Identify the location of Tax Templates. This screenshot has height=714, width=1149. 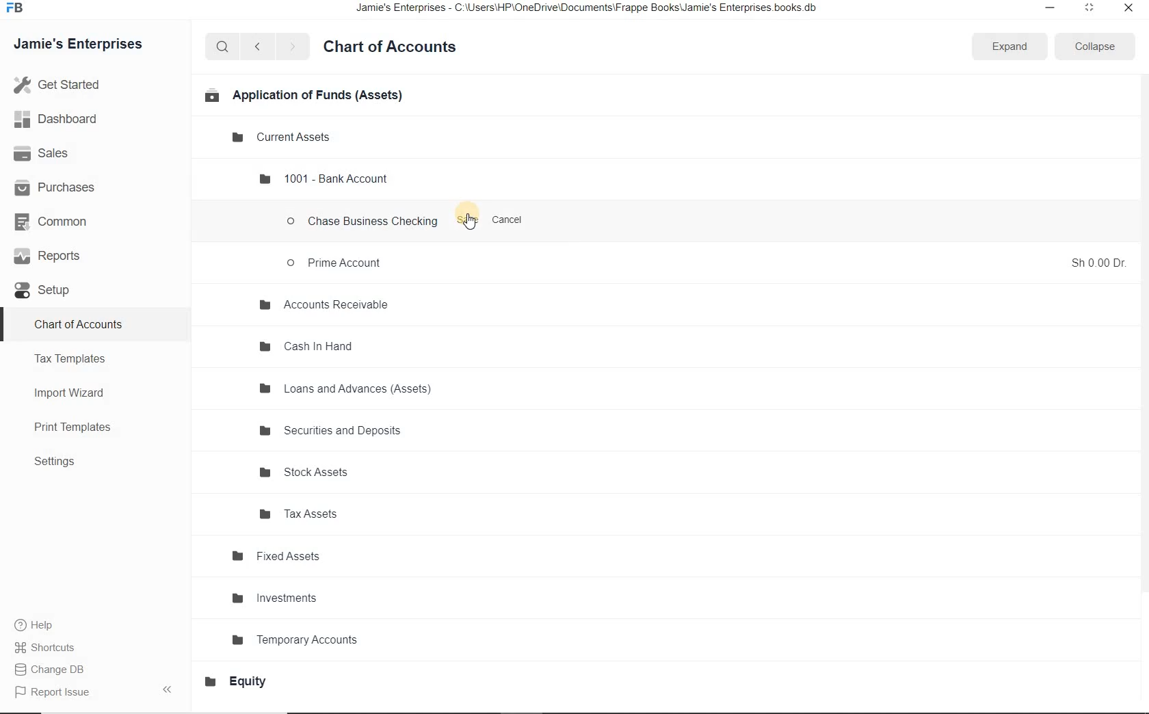
(75, 358).